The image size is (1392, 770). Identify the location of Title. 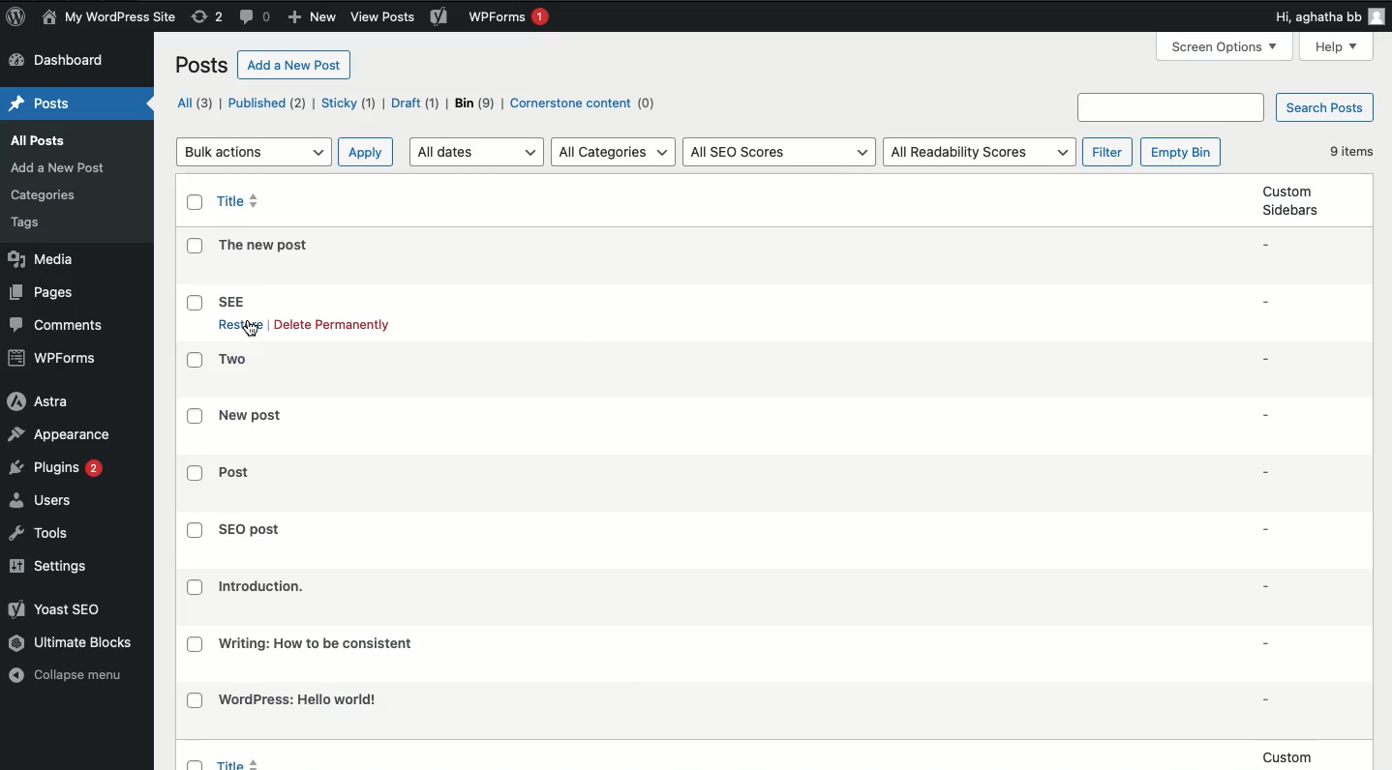
(233, 358).